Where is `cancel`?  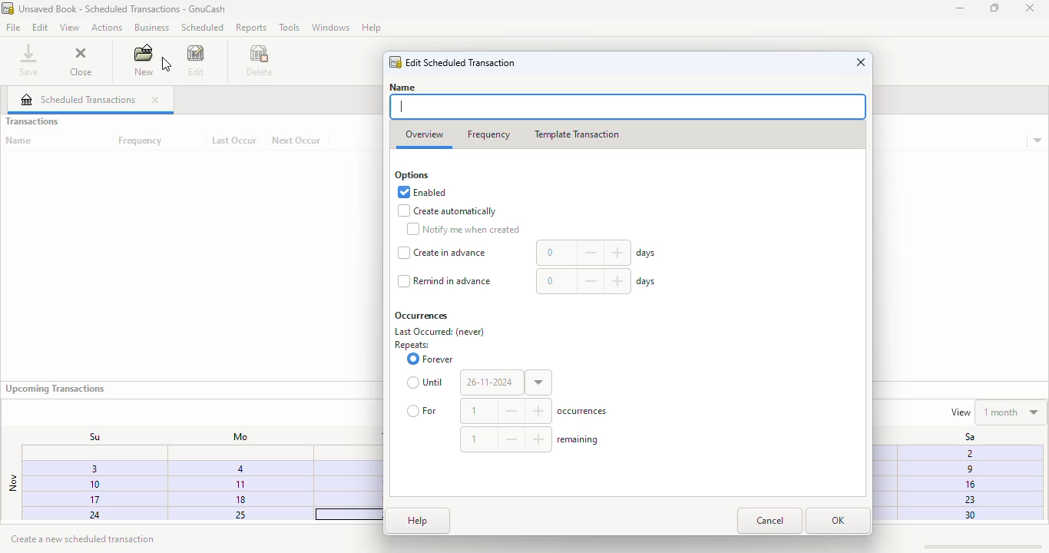 cancel is located at coordinates (769, 521).